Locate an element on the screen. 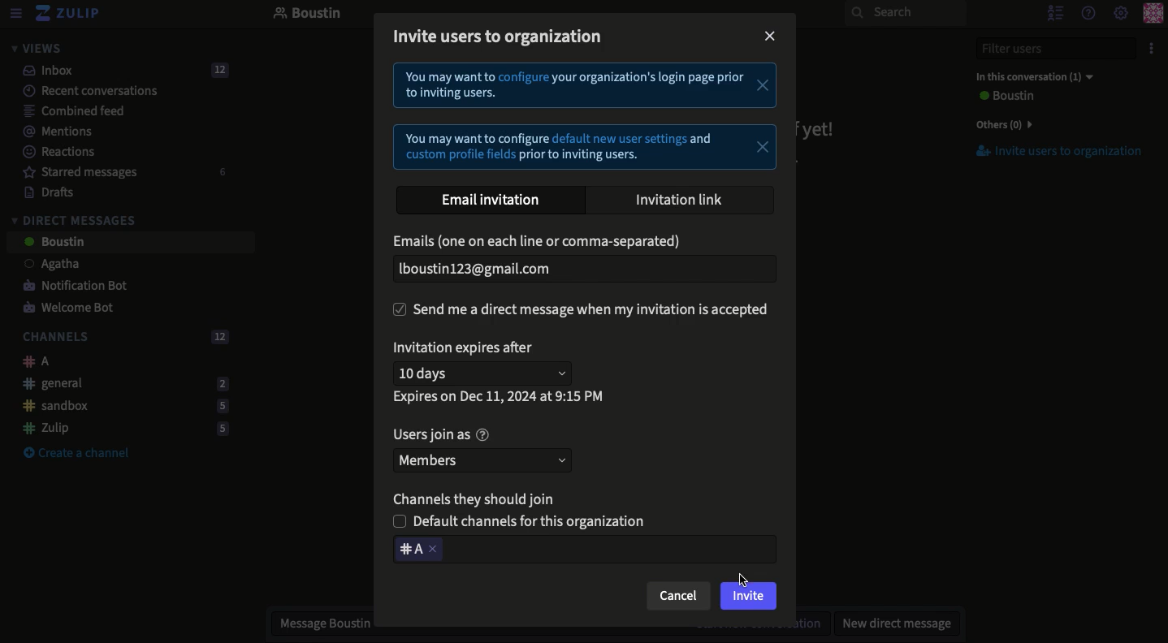  Channels is located at coordinates (122, 338).